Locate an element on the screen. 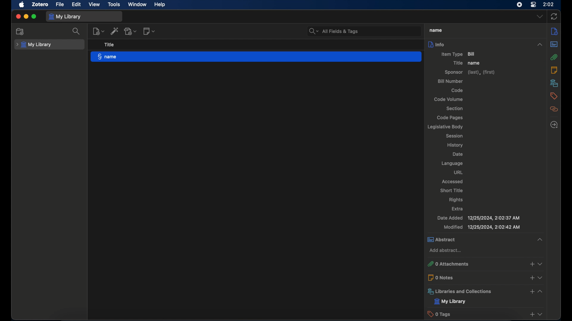 Image resolution: width=572 pixels, height=321 pixels. section is located at coordinates (454, 109).